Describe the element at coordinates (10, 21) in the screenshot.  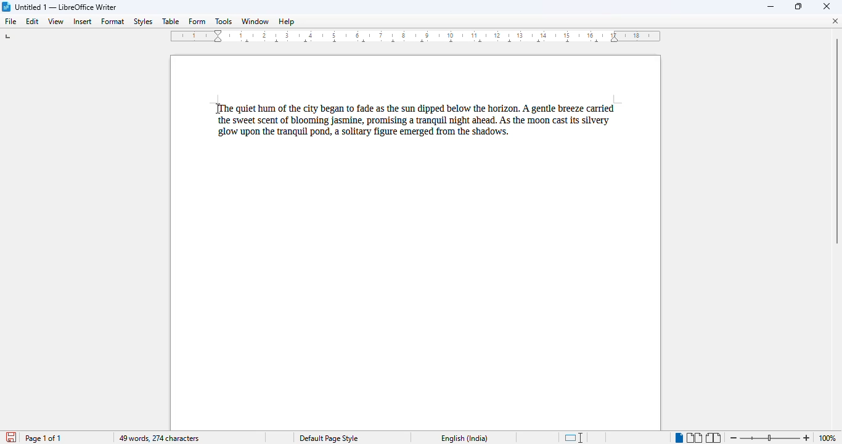
I see `file` at that location.